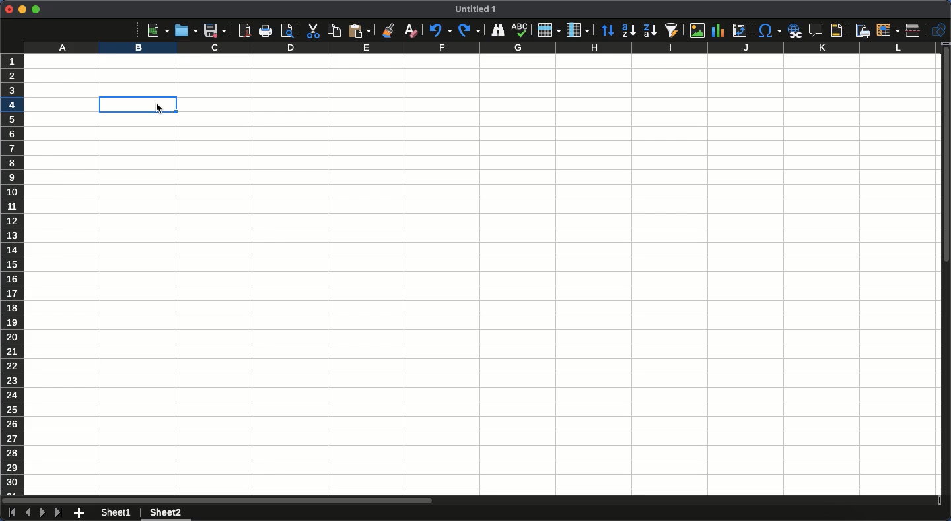 The image size is (951, 521). I want to click on Finder, so click(496, 30).